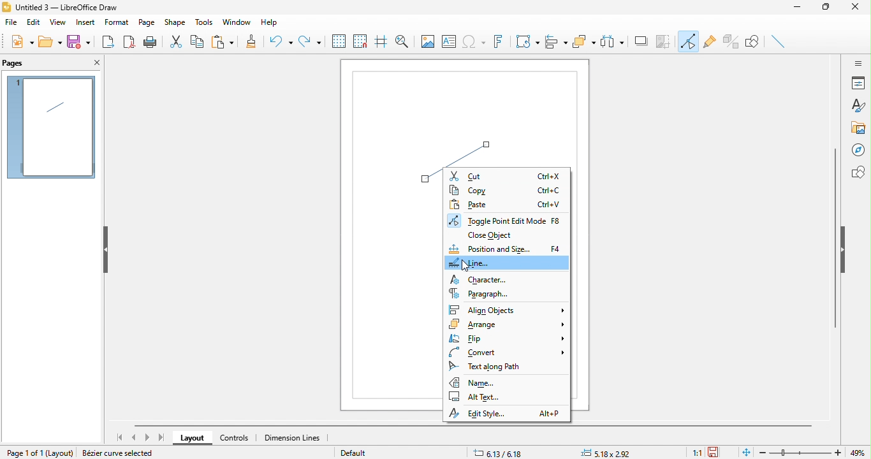 This screenshot has height=459, width=871. I want to click on toggle extrusion, so click(731, 41).